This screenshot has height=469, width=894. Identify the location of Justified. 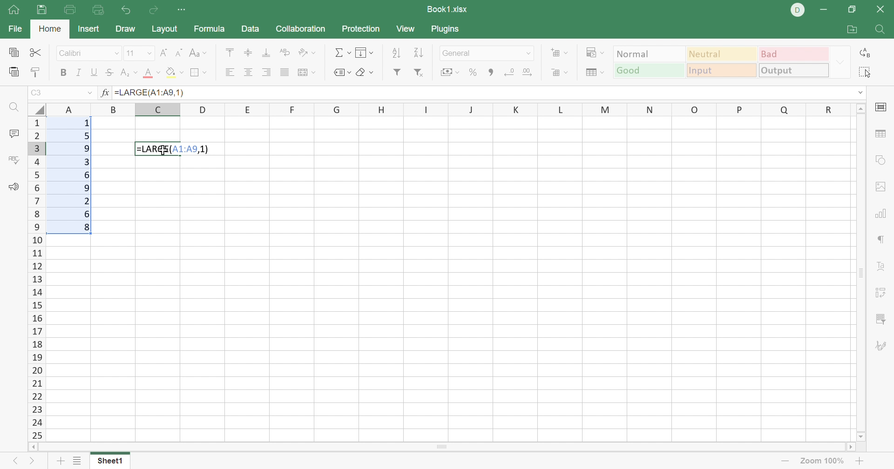
(284, 73).